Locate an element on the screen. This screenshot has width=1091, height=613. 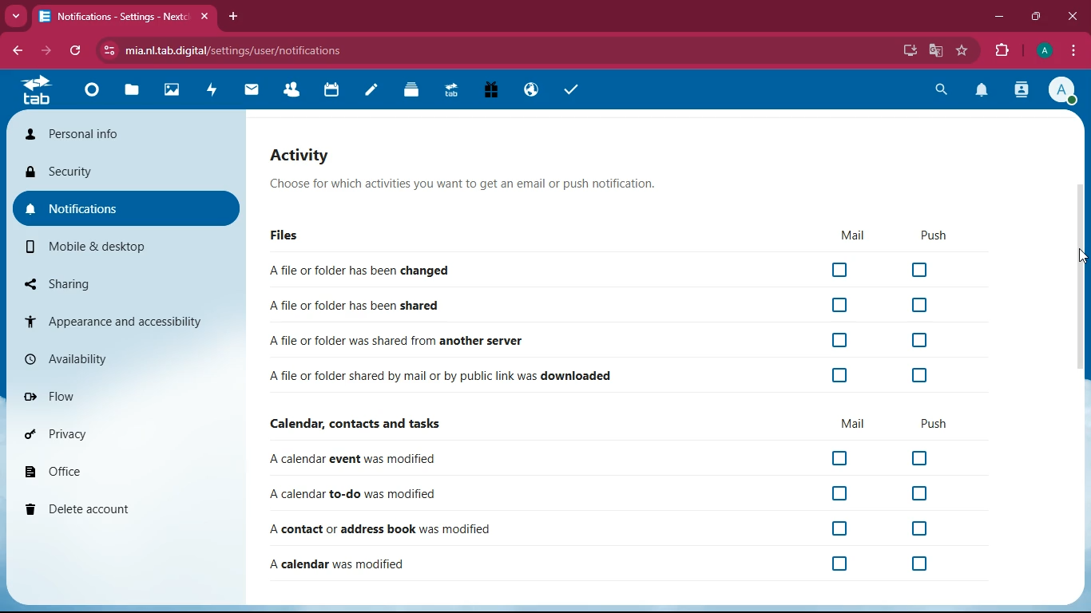
Photos is located at coordinates (173, 91).